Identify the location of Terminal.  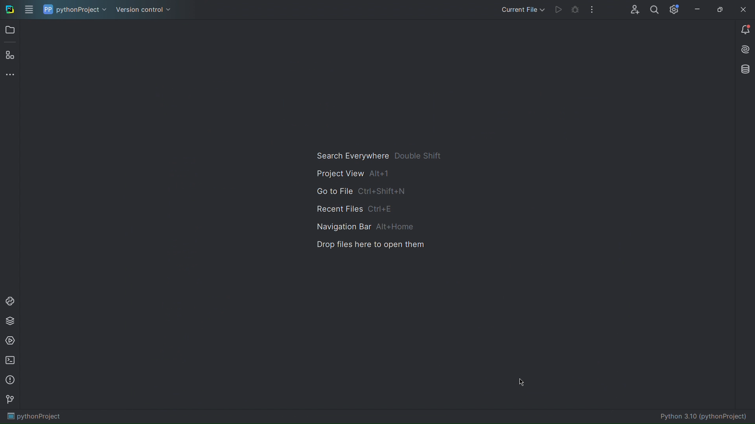
(11, 361).